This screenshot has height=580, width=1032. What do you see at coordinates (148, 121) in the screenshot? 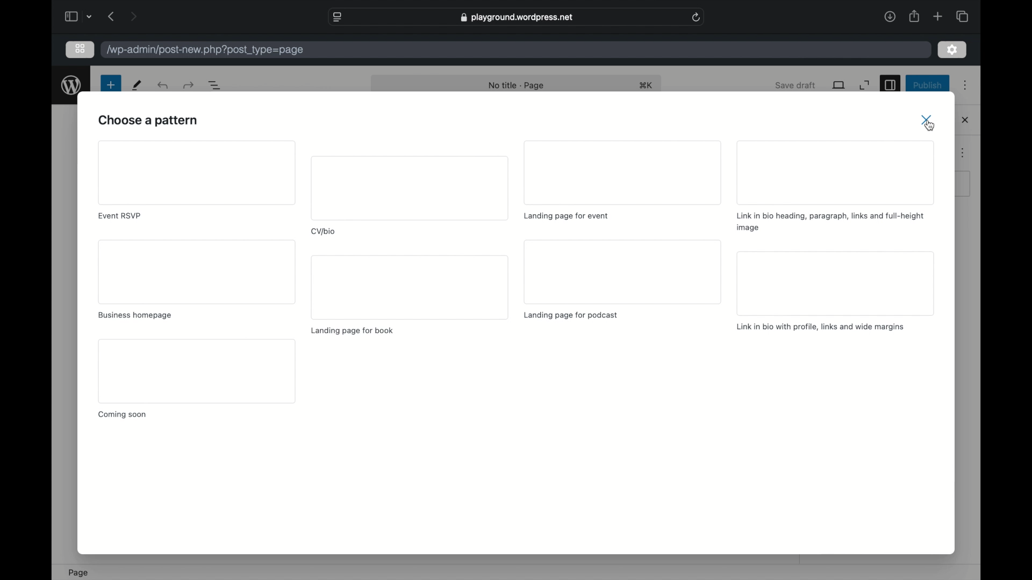
I see `choose a pattern` at bounding box center [148, 121].